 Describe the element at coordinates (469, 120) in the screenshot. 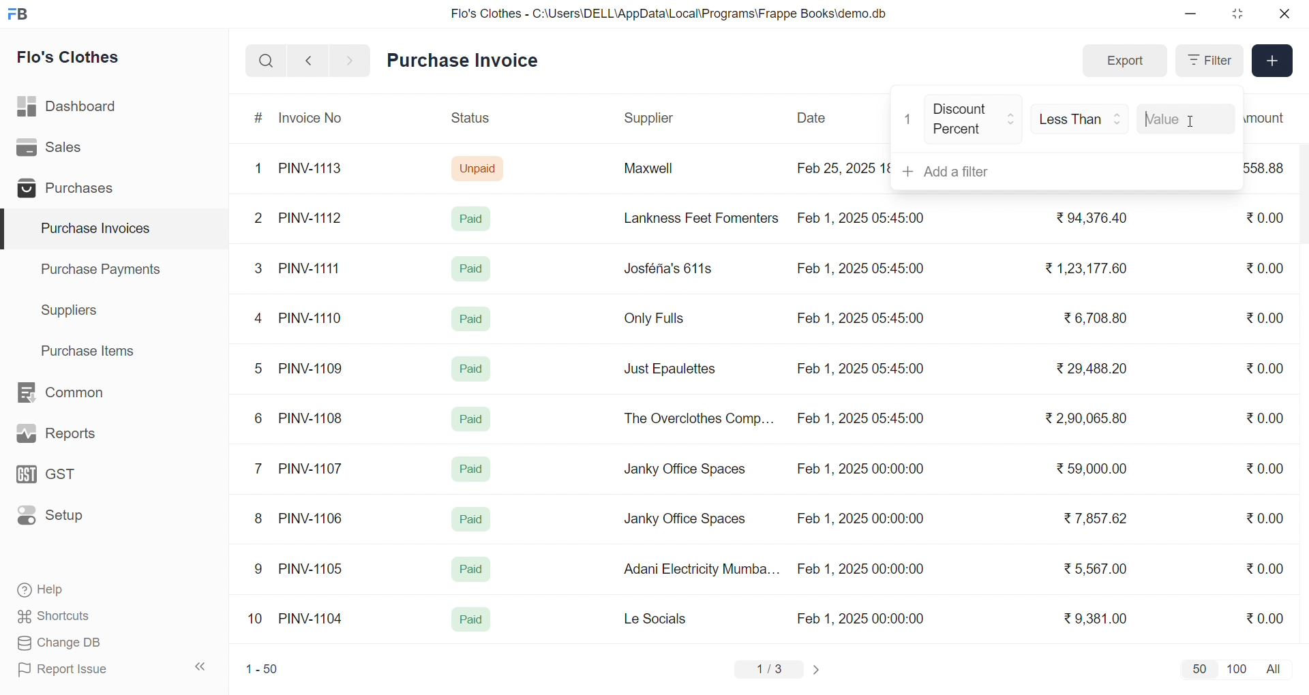

I see `Status` at that location.